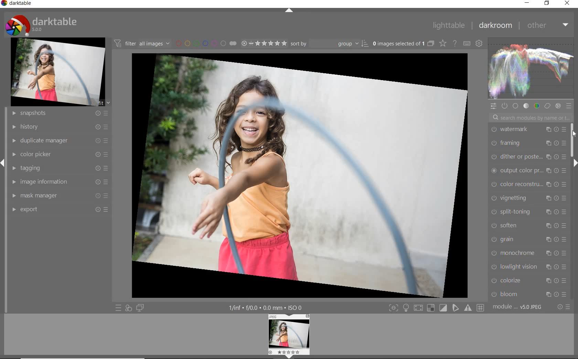 The image size is (578, 359). I want to click on quick access panel, so click(492, 107).